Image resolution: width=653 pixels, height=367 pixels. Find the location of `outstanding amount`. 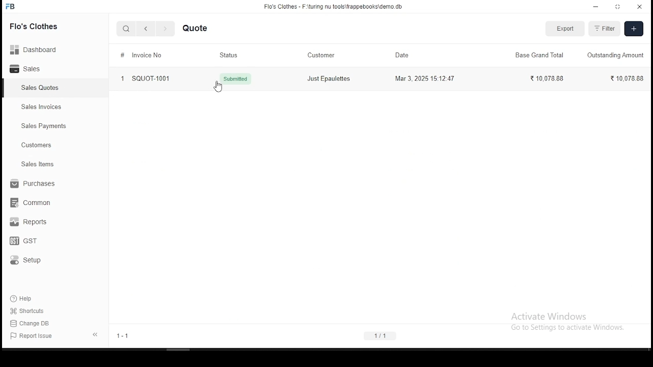

outstanding amount is located at coordinates (613, 57).